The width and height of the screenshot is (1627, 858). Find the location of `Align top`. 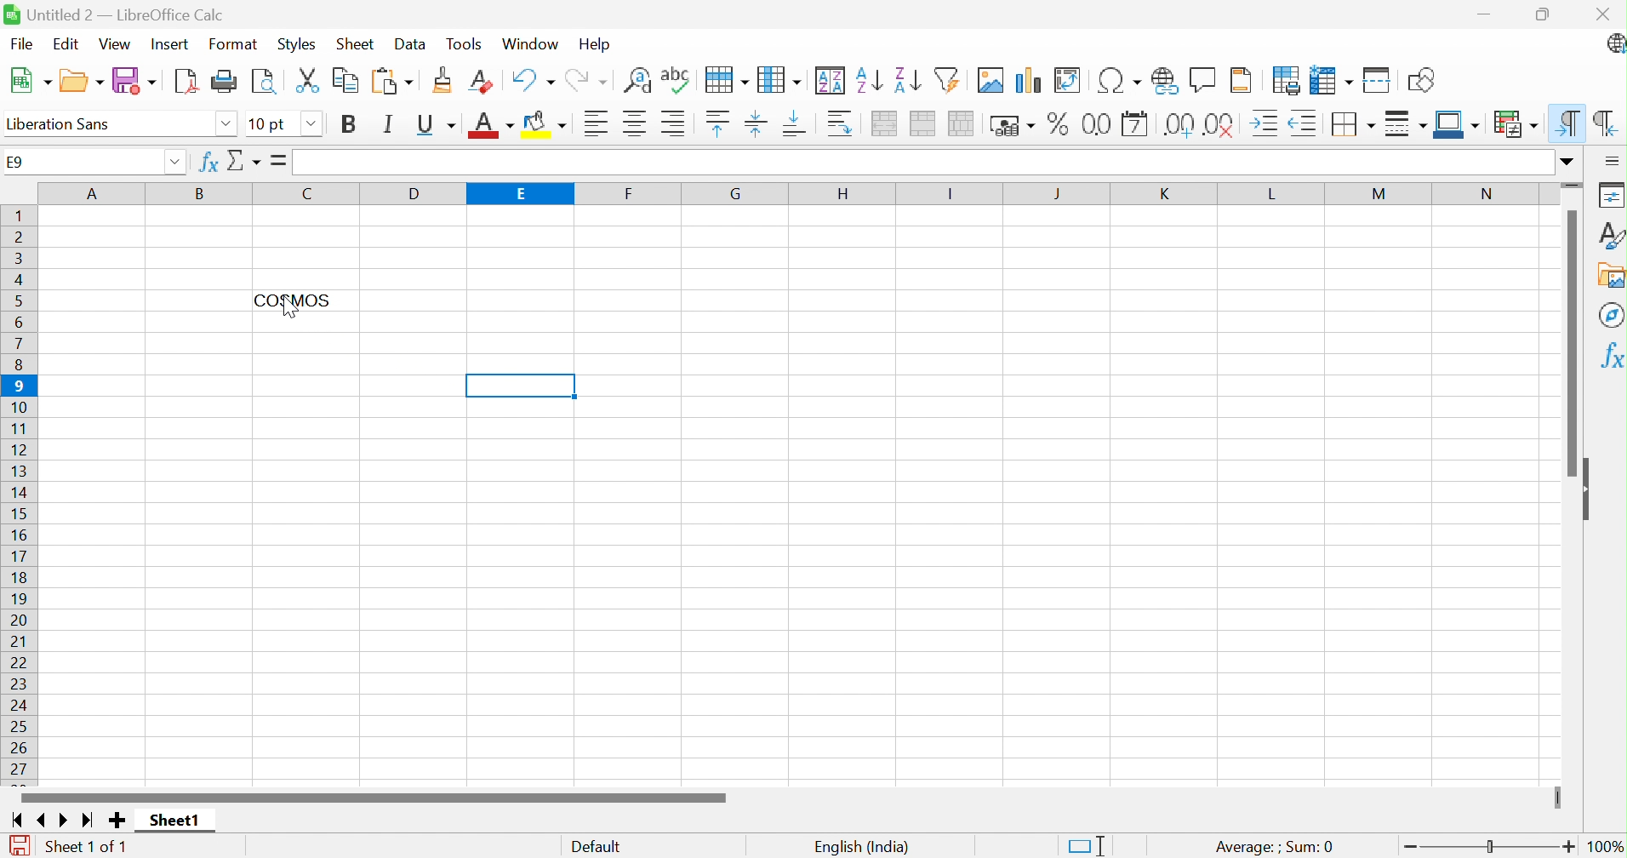

Align top is located at coordinates (719, 124).